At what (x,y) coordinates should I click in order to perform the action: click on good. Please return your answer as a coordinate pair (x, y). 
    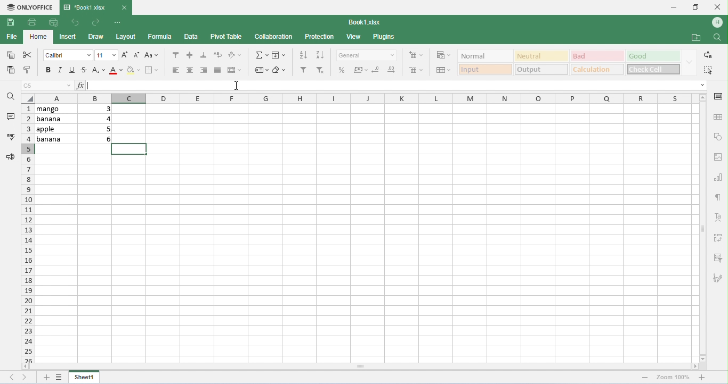
    Looking at the image, I should click on (652, 56).